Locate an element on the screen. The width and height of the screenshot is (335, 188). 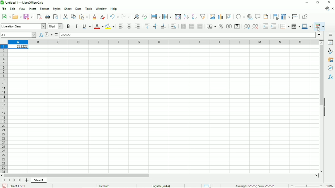
Language is located at coordinates (162, 186).